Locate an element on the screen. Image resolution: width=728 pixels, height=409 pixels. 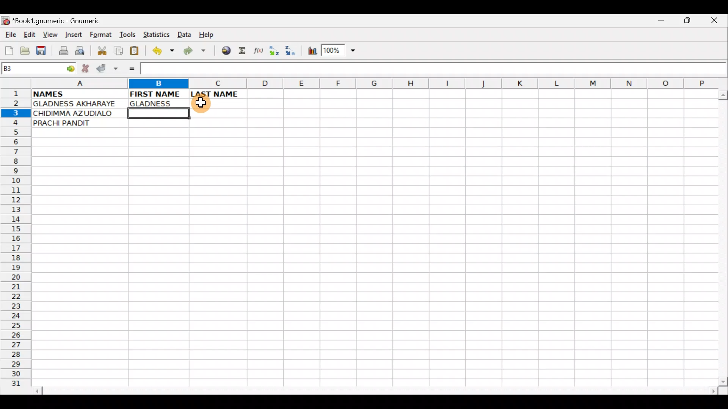
Cells is located at coordinates (373, 264).